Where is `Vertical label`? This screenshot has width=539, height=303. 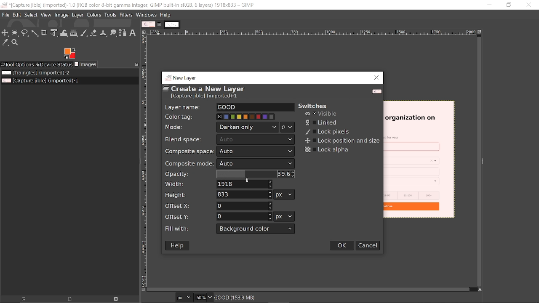 Vertical label is located at coordinates (144, 161).